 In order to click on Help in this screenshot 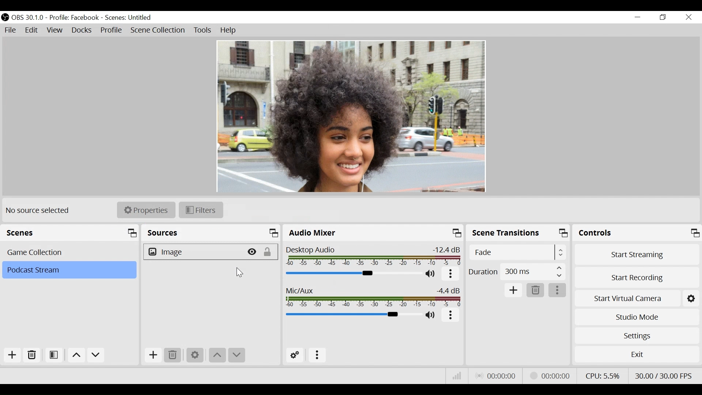, I will do `click(228, 31)`.